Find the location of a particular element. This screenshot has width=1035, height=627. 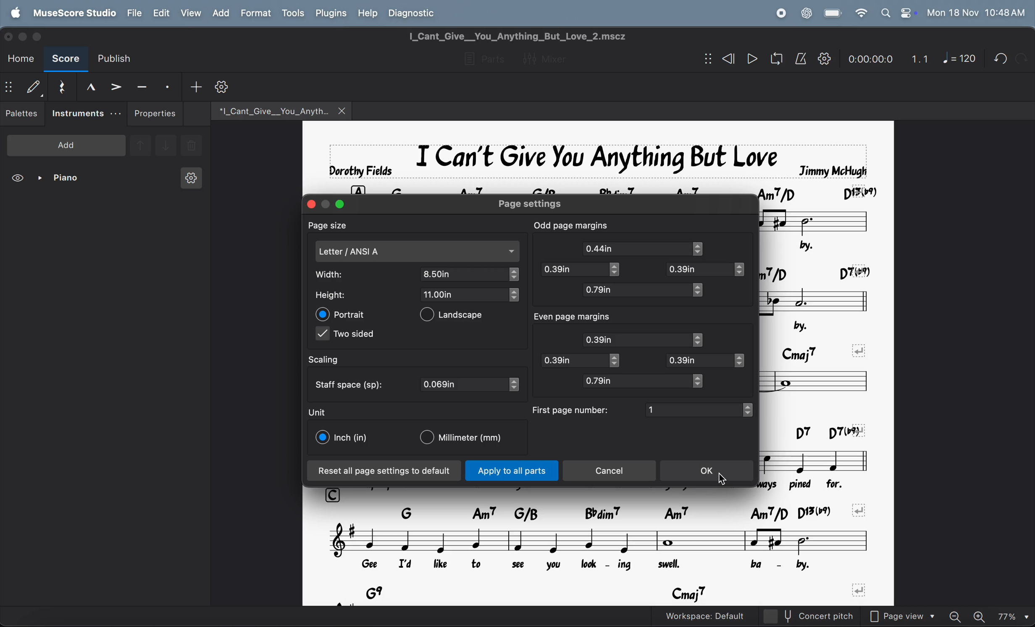

0.39in is located at coordinates (698, 270).